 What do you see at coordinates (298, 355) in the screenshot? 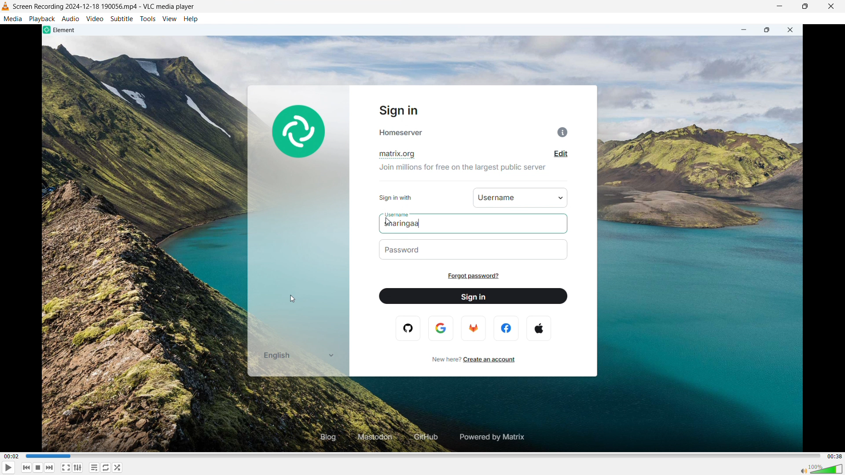
I see `english` at bounding box center [298, 355].